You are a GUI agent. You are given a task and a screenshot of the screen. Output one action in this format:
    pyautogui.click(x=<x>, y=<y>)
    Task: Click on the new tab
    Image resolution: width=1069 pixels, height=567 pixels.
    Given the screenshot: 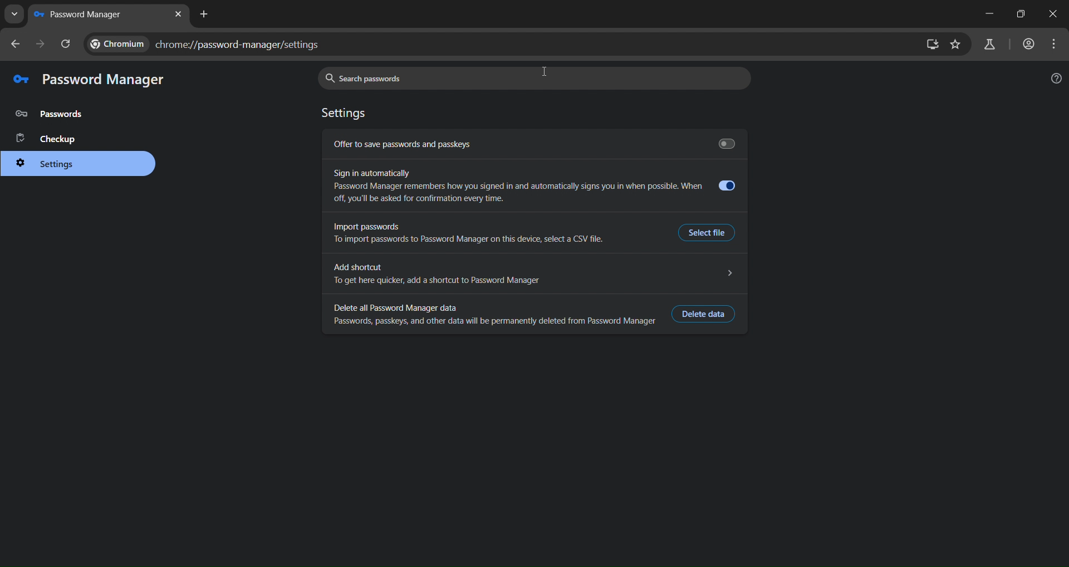 What is the action you would take?
    pyautogui.click(x=176, y=16)
    